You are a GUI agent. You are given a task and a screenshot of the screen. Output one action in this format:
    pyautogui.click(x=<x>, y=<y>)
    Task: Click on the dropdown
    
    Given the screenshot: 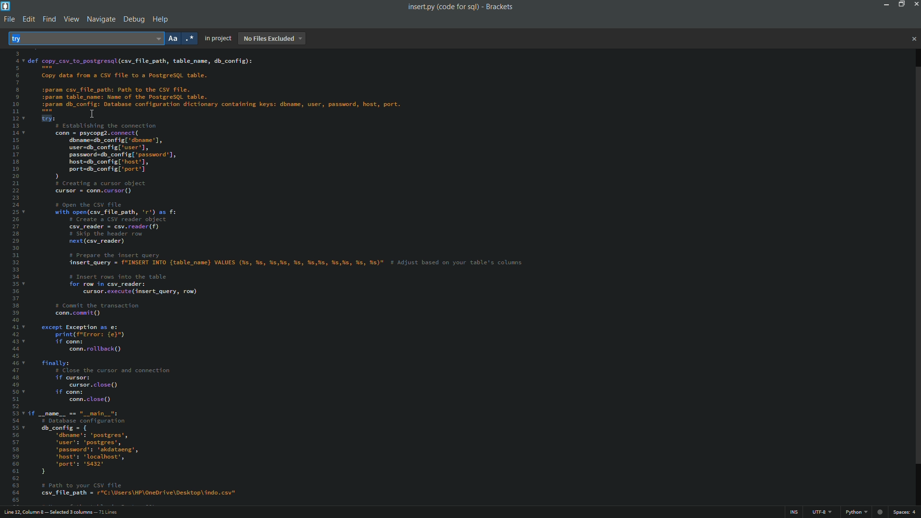 What is the action you would take?
    pyautogui.click(x=157, y=38)
    